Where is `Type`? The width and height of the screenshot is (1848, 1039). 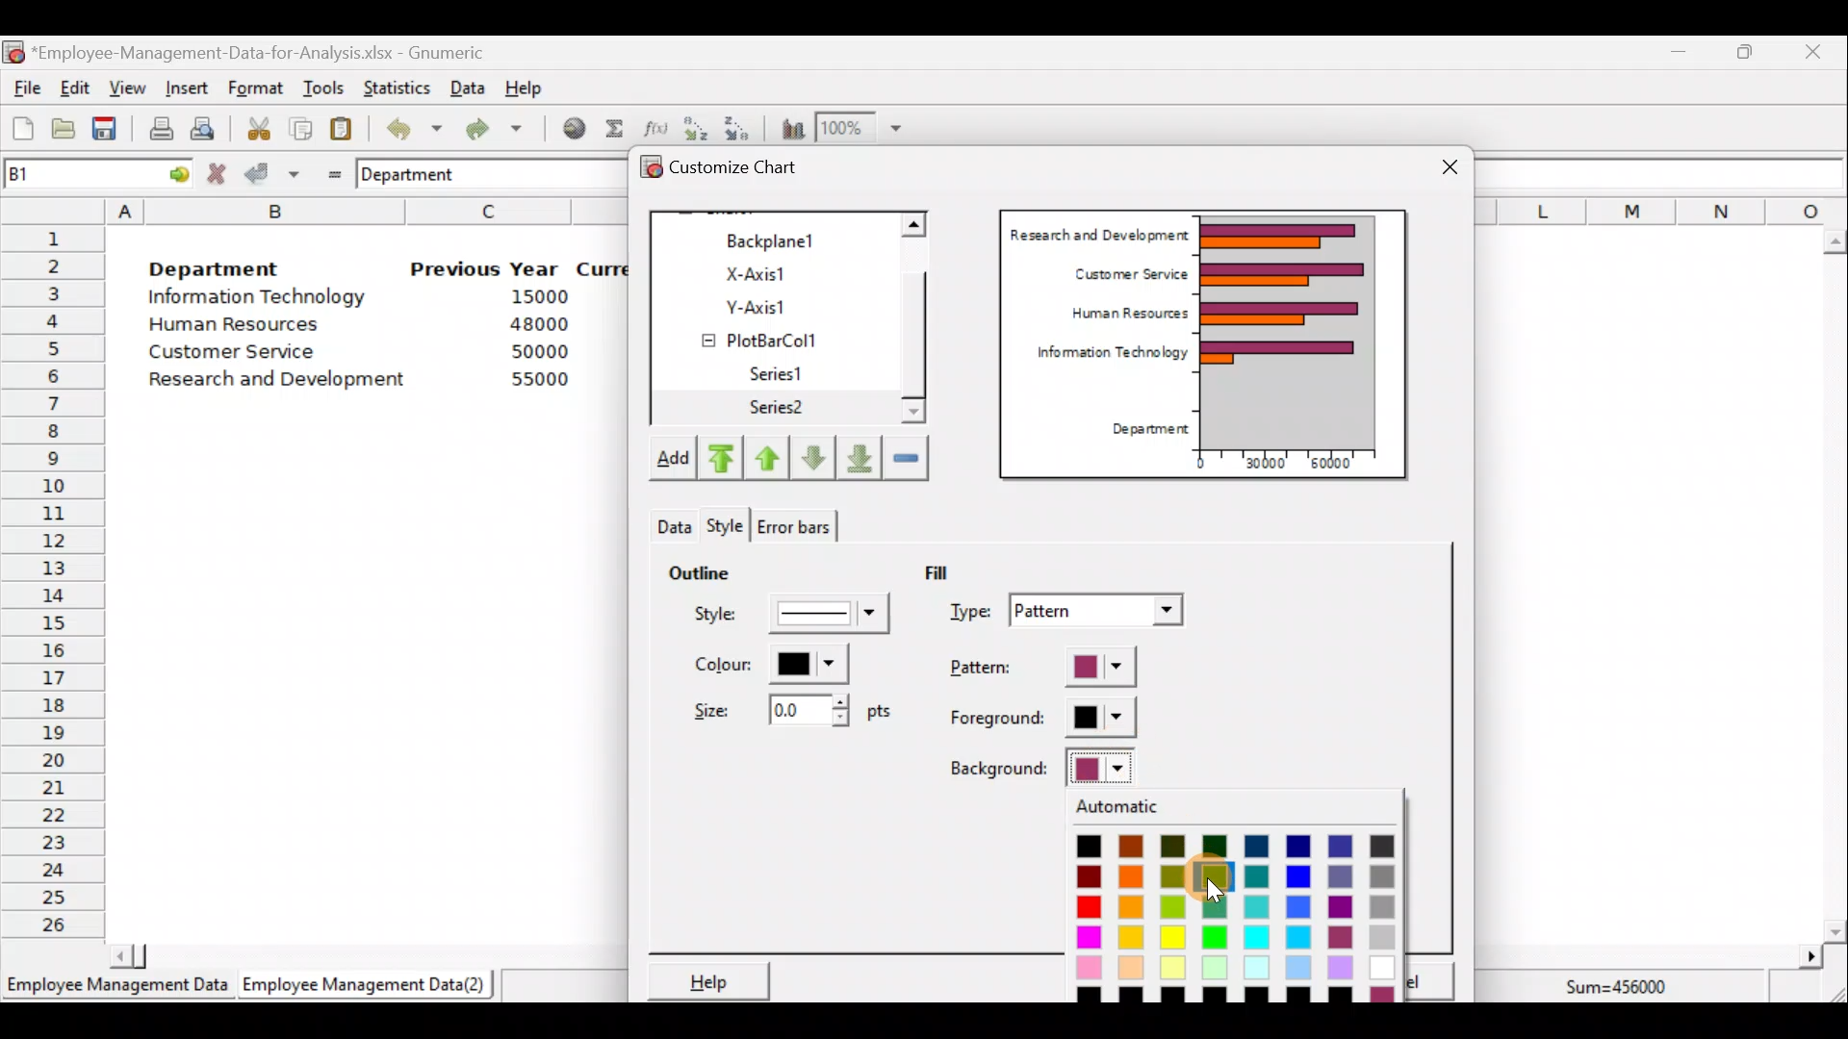
Type is located at coordinates (1070, 613).